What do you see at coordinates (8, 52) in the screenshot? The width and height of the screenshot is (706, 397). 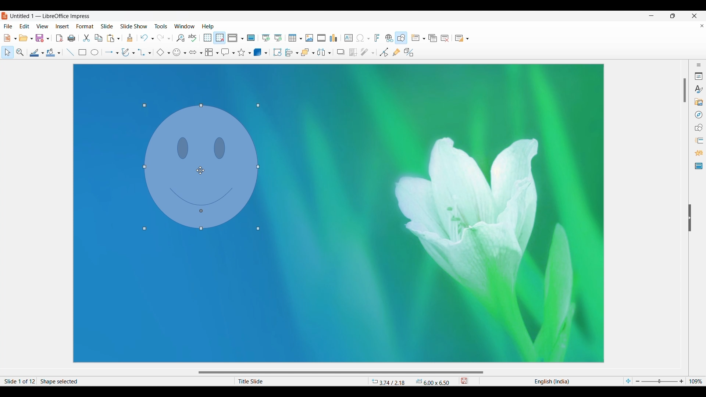 I see `Select` at bounding box center [8, 52].